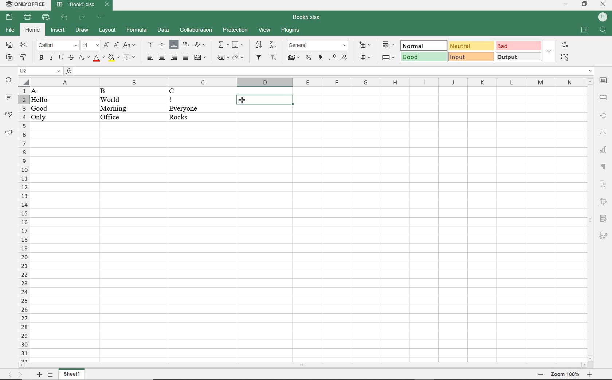  Describe the element at coordinates (71, 59) in the screenshot. I see `strikethrough` at that location.